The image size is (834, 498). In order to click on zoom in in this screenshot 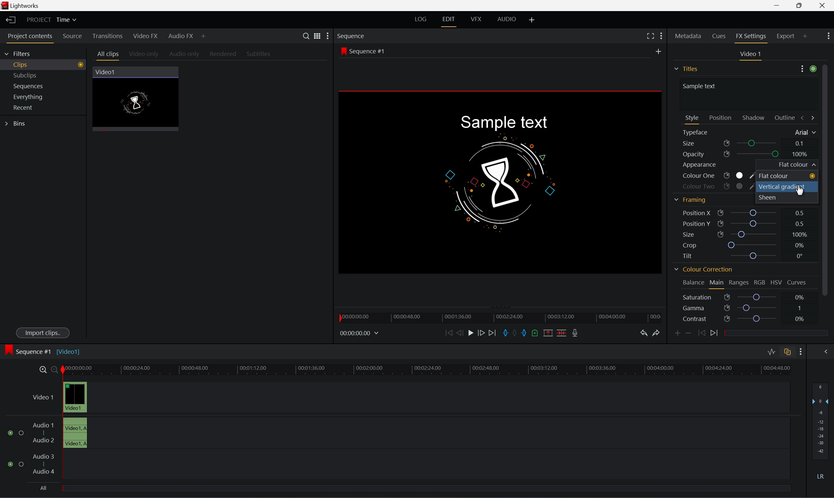, I will do `click(42, 369)`.